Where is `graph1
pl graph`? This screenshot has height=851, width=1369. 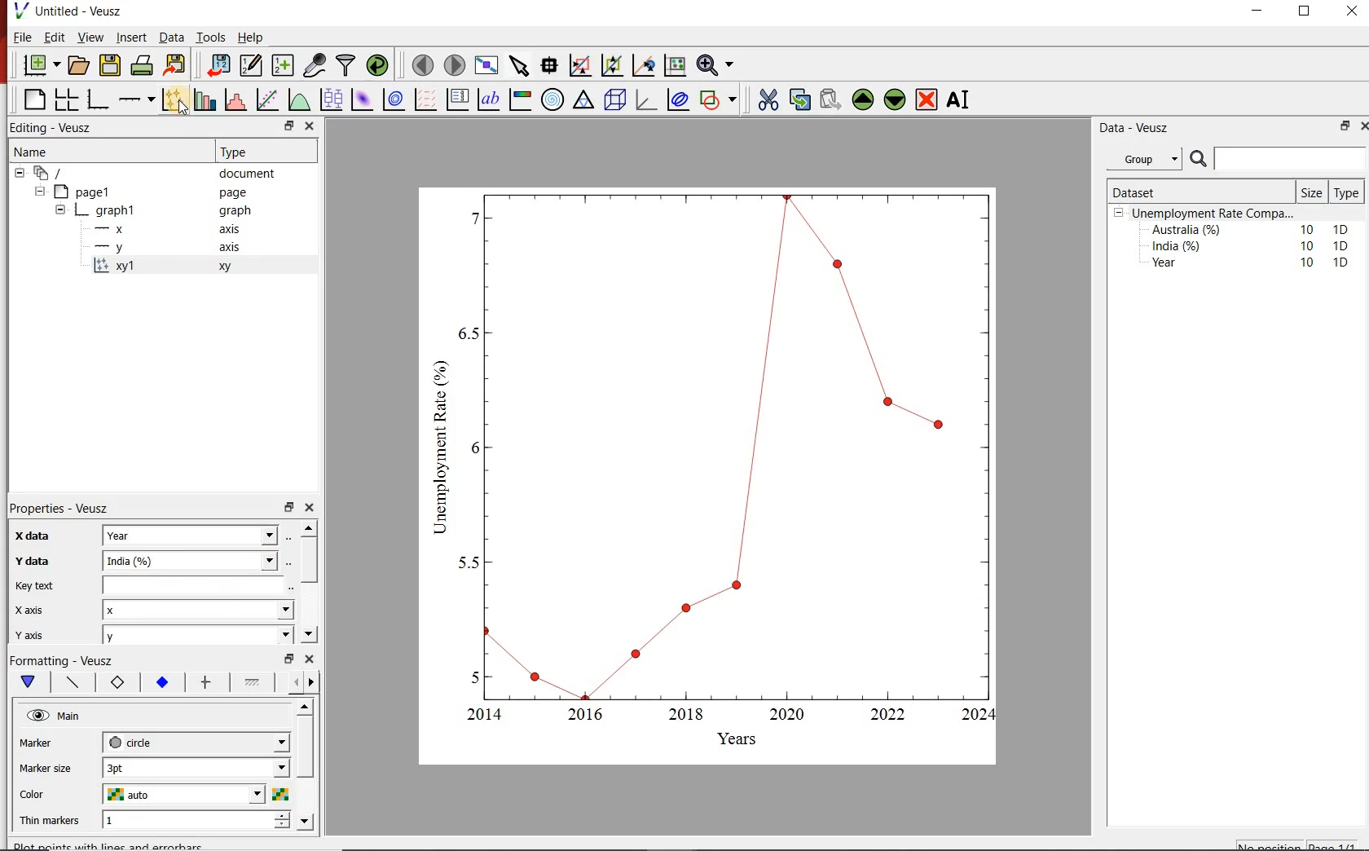 graph1
pl graph is located at coordinates (169, 211).